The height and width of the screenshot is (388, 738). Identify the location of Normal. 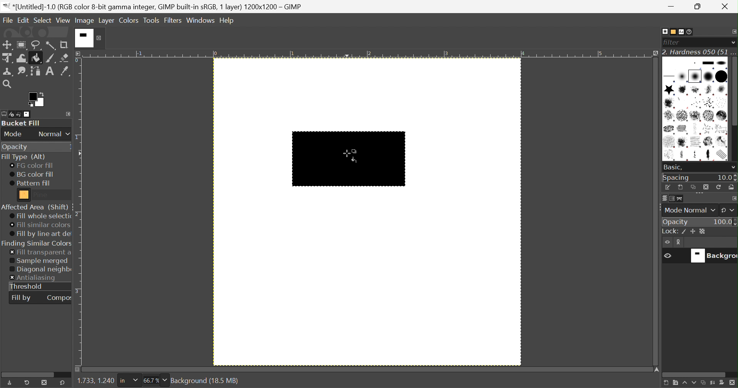
(54, 134).